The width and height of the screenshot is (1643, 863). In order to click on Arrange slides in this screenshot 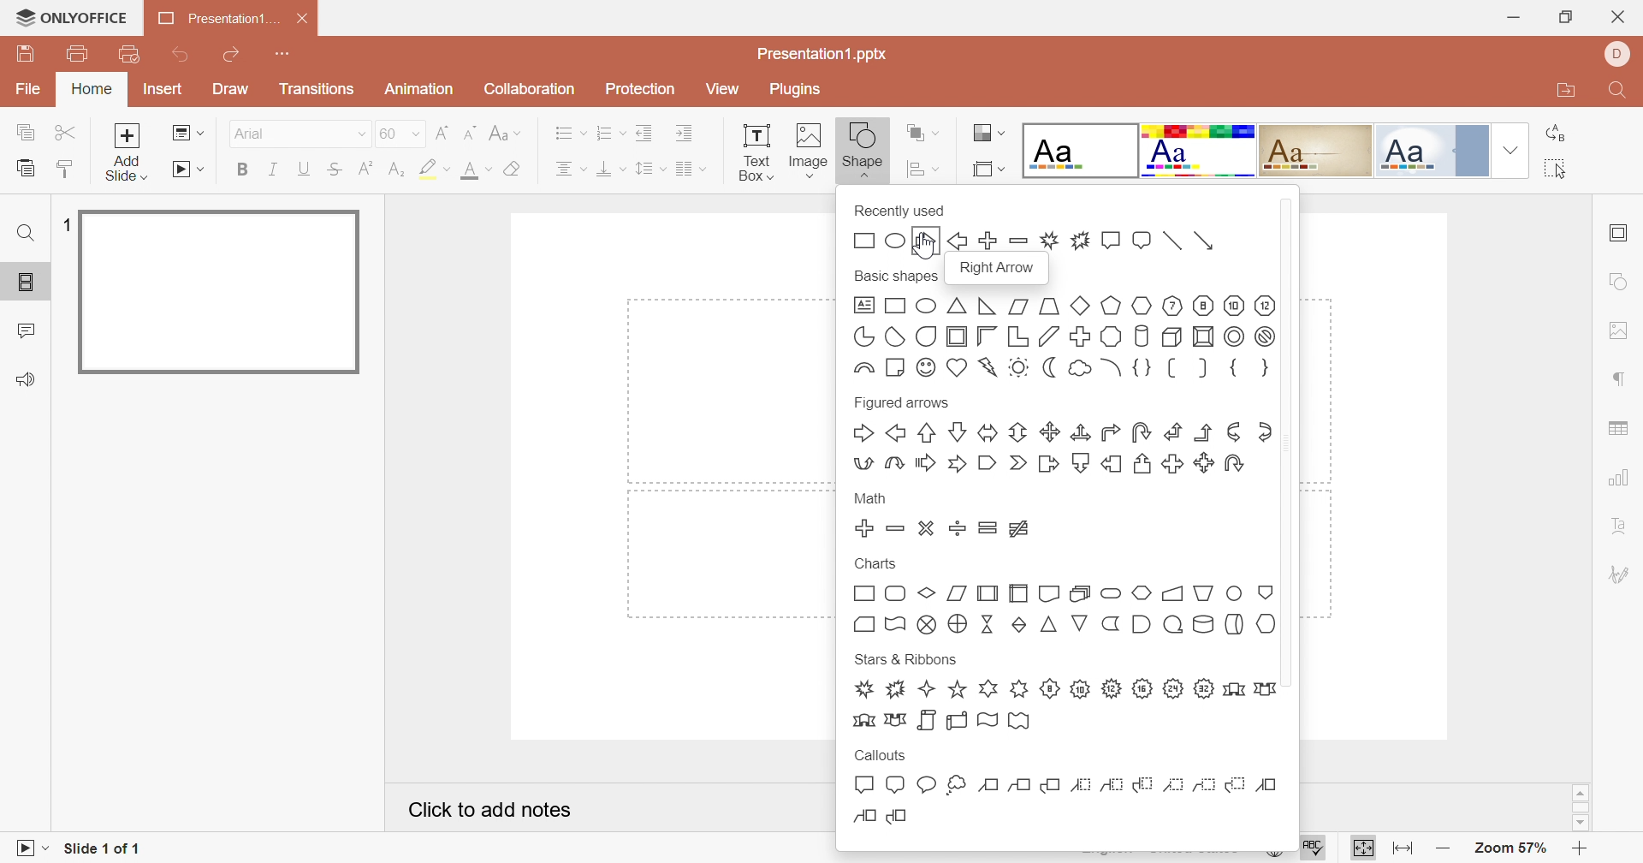, I will do `click(924, 134)`.